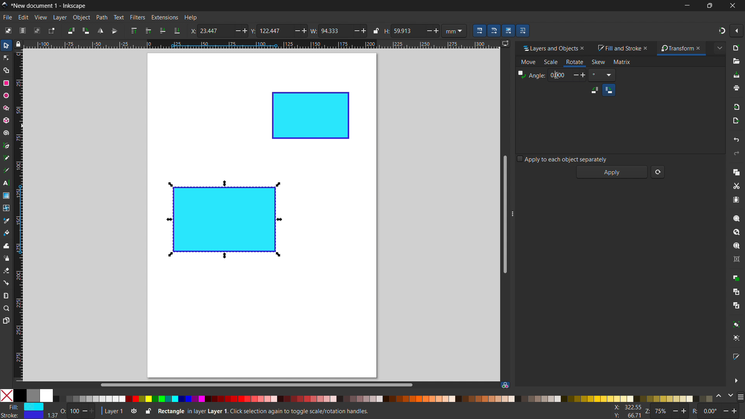 This screenshot has width=745, height=419. Describe the element at coordinates (736, 187) in the screenshot. I see `cut` at that location.